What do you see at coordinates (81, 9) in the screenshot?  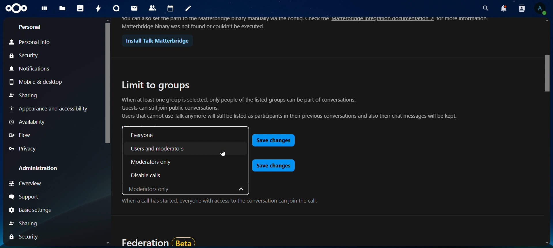 I see `photos` at bounding box center [81, 9].